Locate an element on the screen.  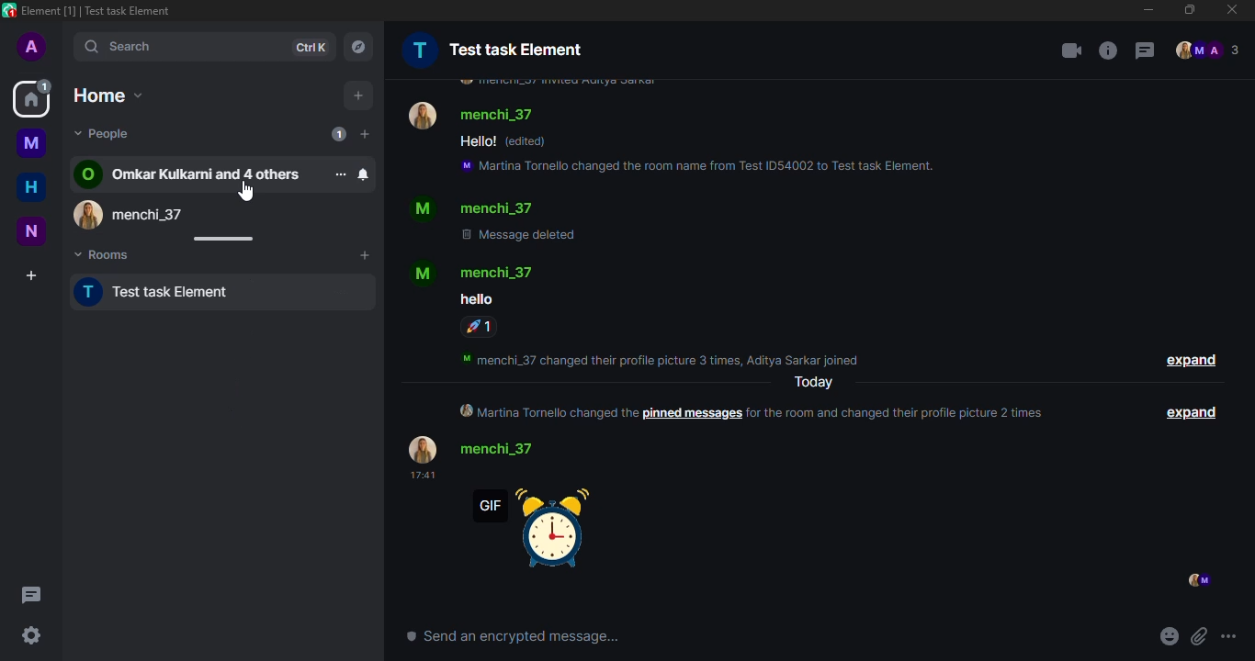
threads is located at coordinates (34, 596).